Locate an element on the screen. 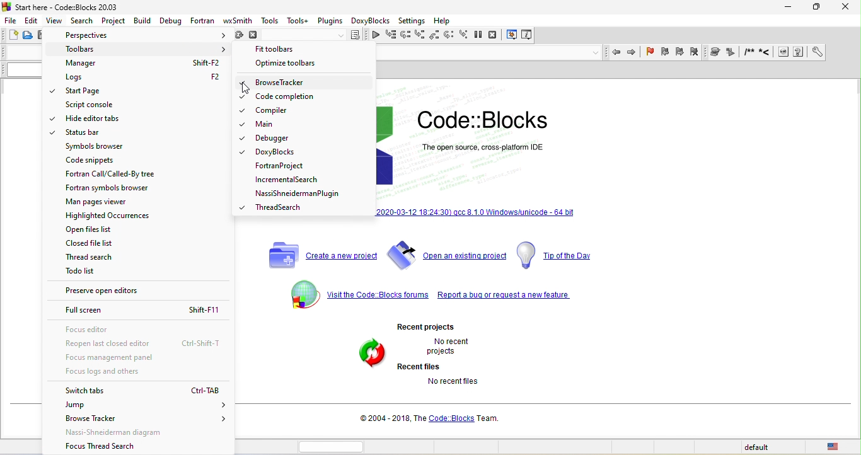  script console is located at coordinates (92, 106).